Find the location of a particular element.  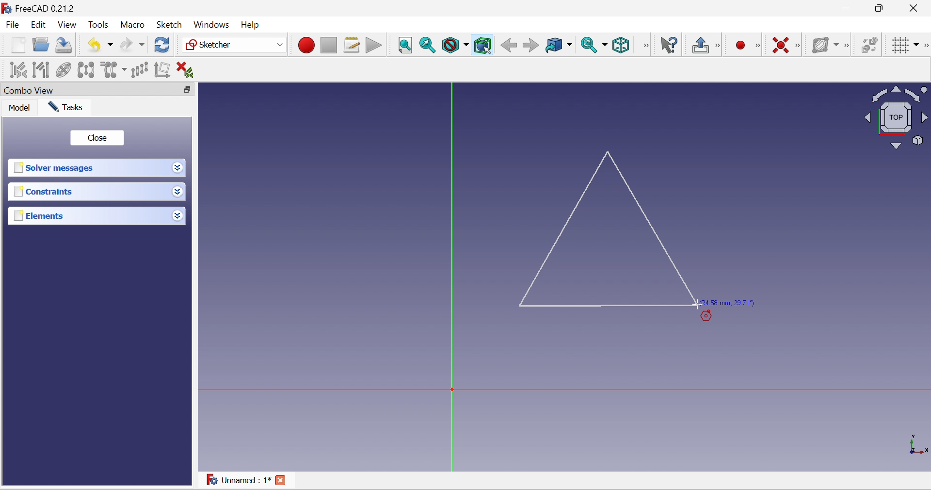

Close is located at coordinates (98, 138).